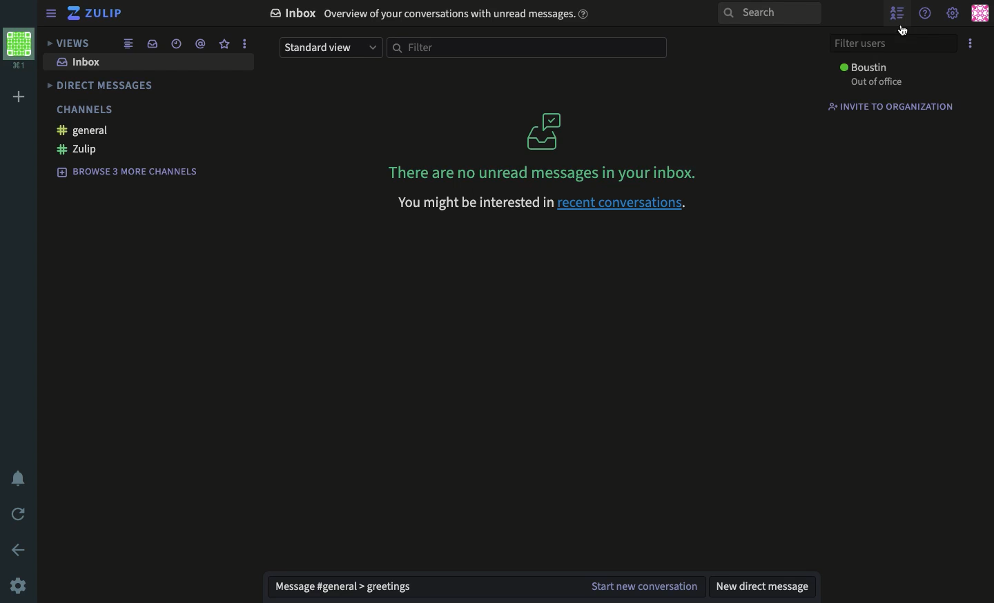  Describe the element at coordinates (246, 43) in the screenshot. I see `options` at that location.